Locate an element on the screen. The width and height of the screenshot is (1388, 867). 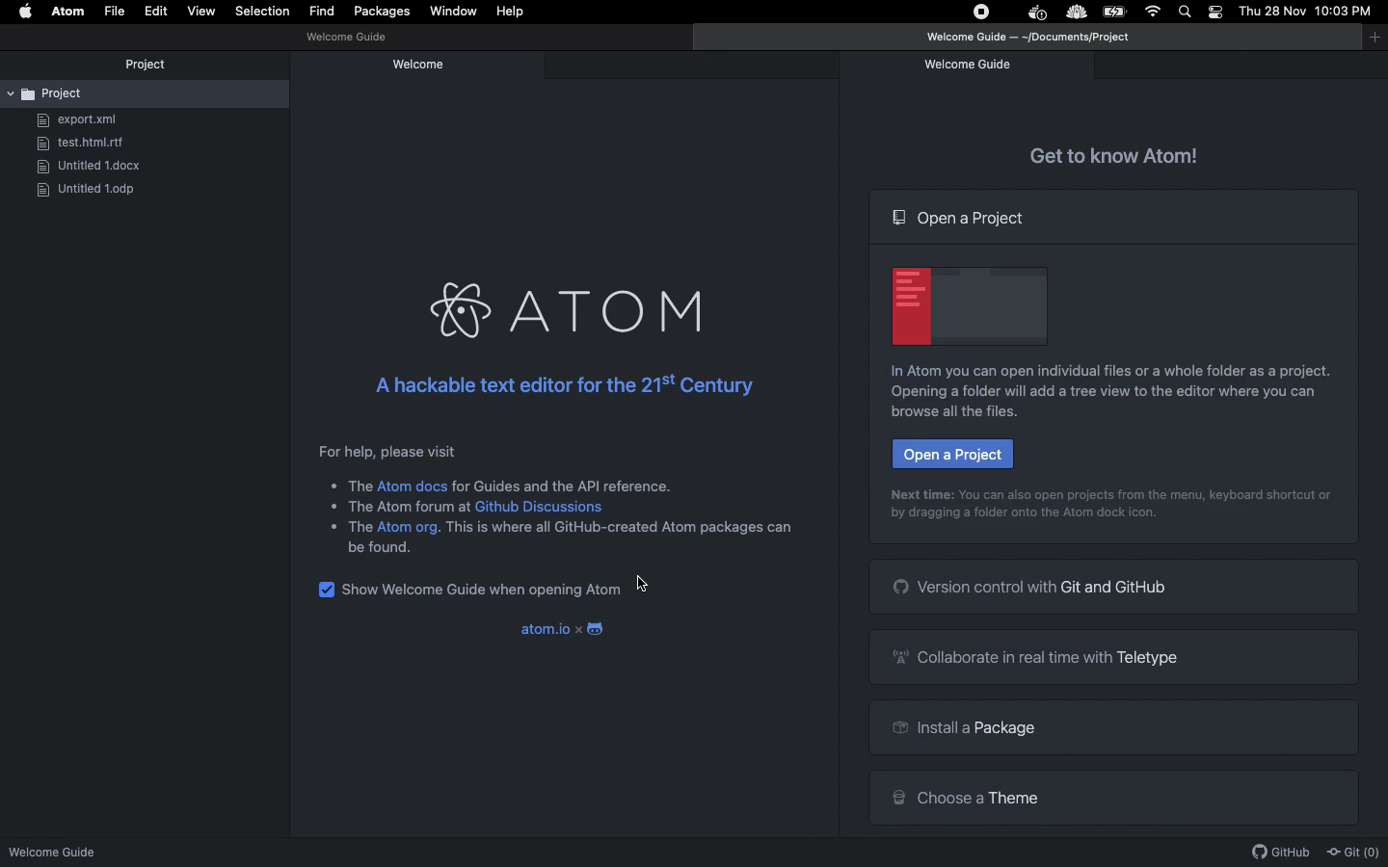
text is located at coordinates (620, 530).